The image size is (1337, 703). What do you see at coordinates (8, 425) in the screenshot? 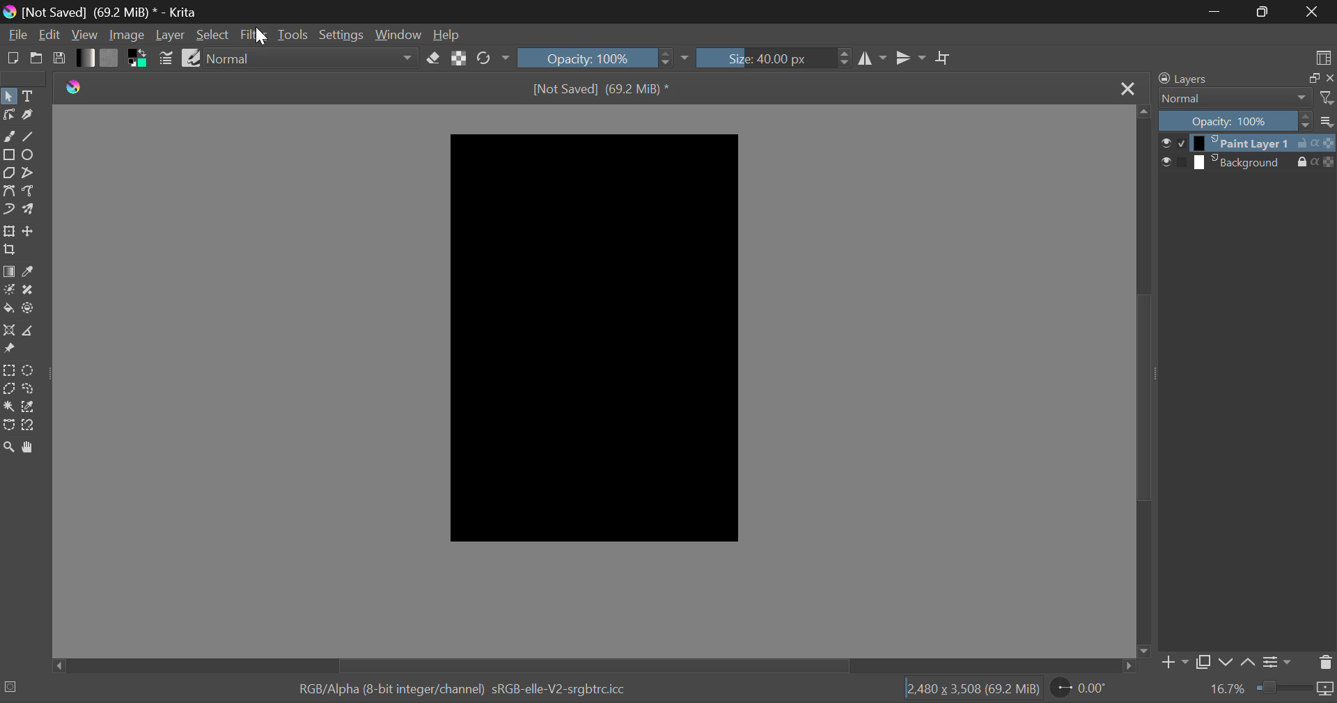
I see `Bezier Curve` at bounding box center [8, 425].